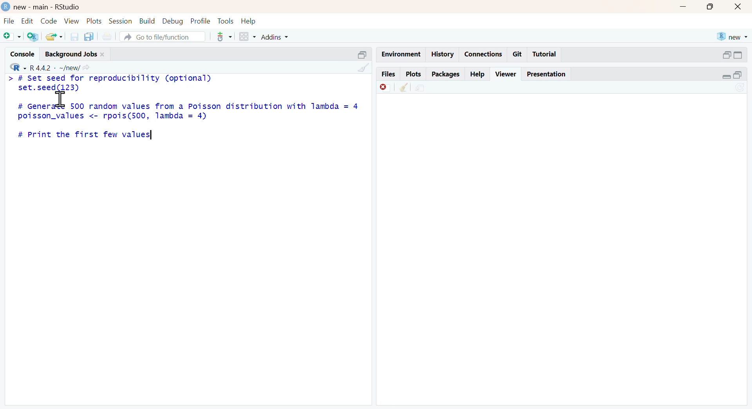 The height and width of the screenshot is (409, 752). I want to click on # Generate 500 random values from a Poisson distribution with lambda = 4poisson_values <- rpois(500, lambda = 4), so click(188, 112).